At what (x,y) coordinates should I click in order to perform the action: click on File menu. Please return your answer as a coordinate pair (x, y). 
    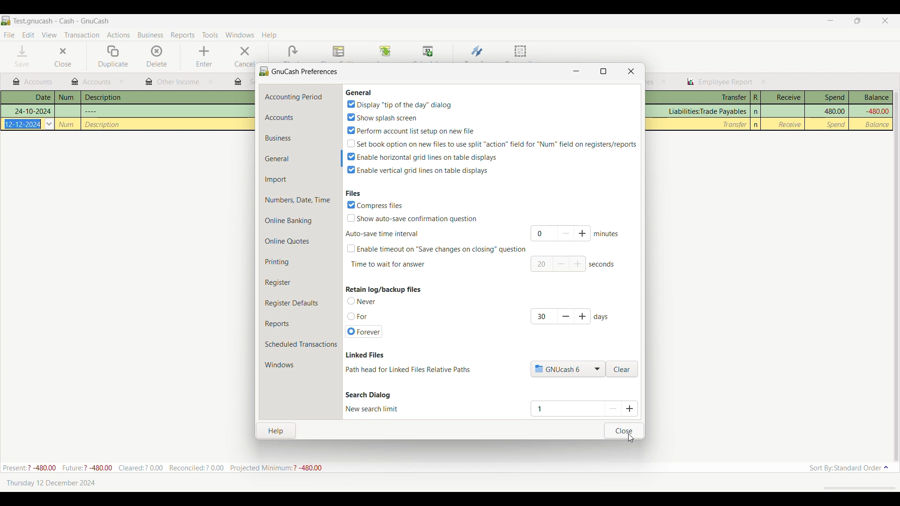
    Looking at the image, I should click on (9, 35).